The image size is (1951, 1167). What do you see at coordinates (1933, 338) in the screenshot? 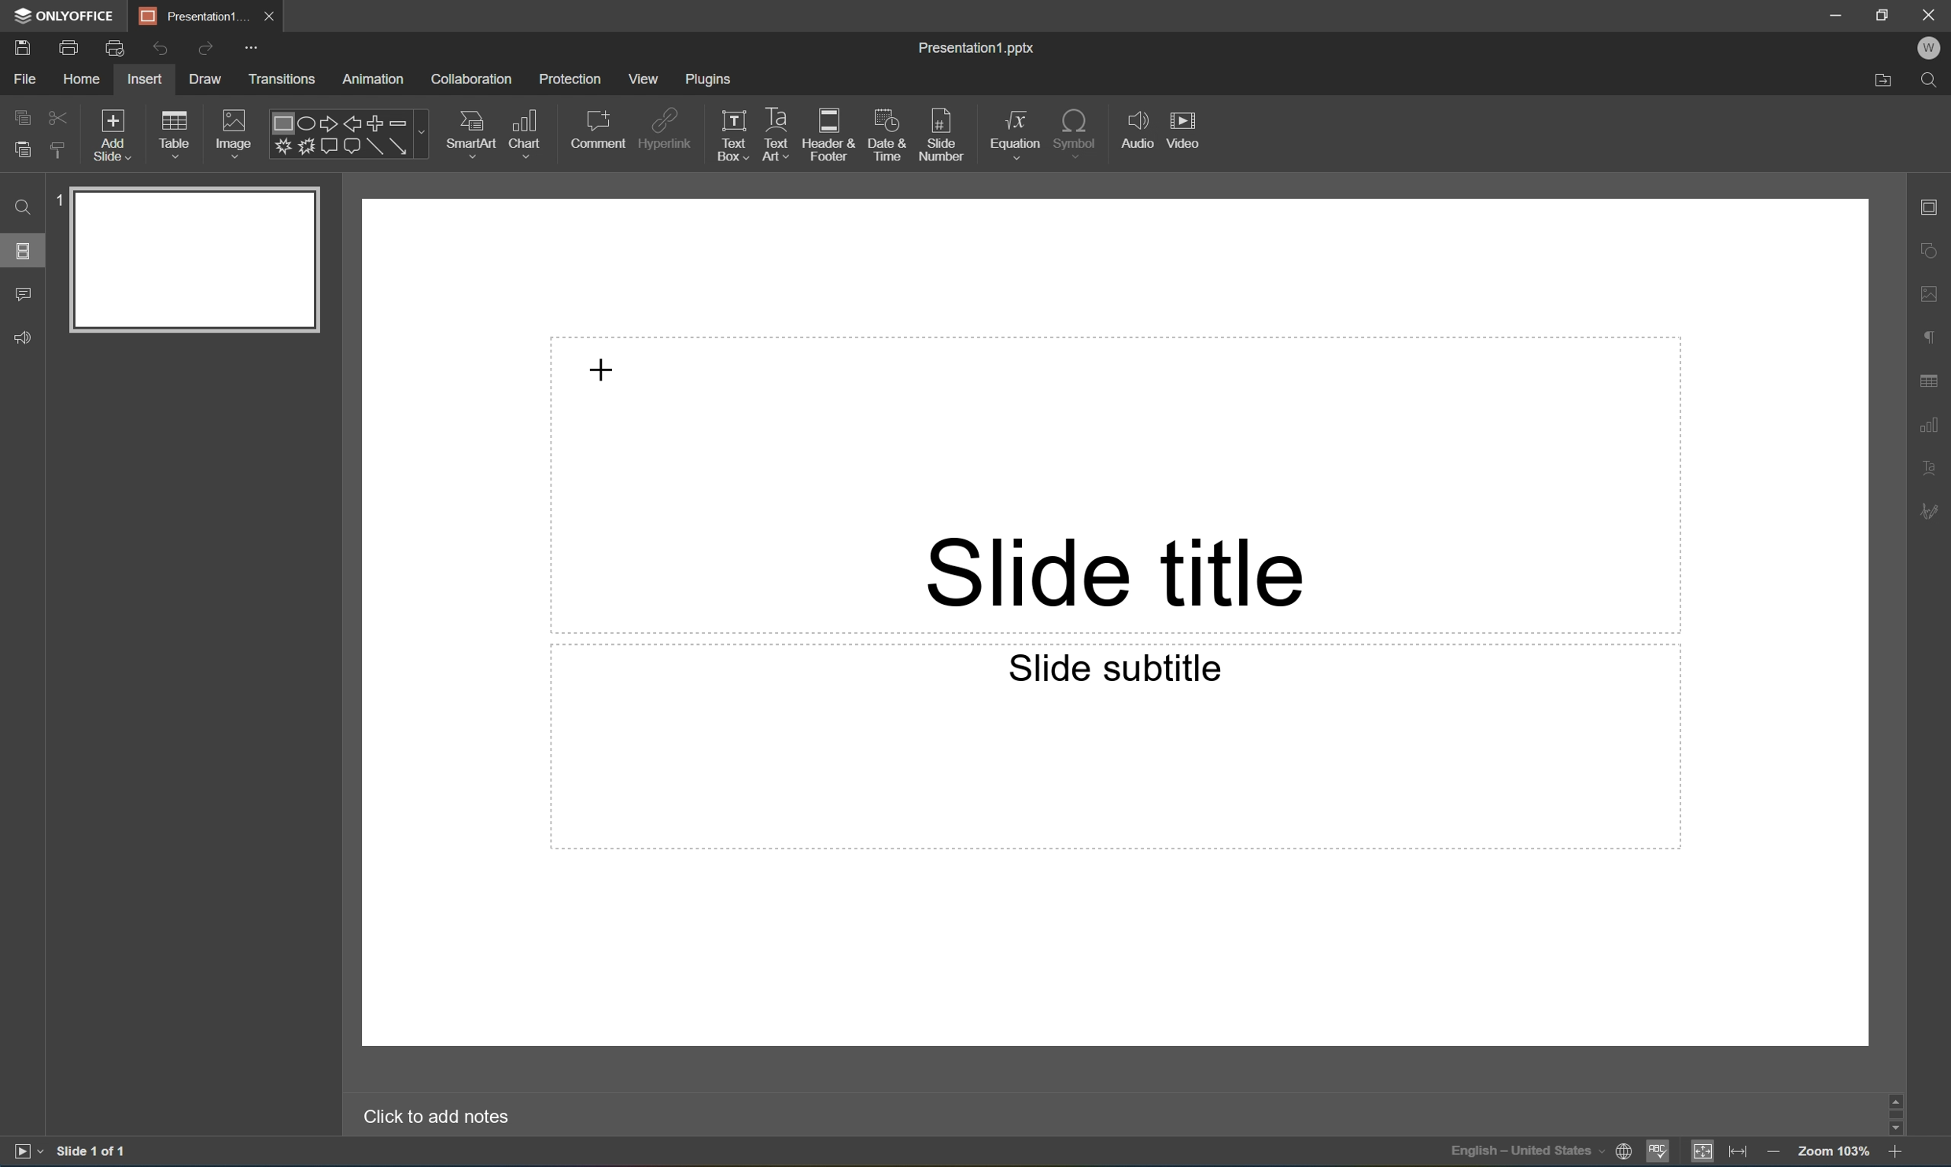
I see `Paragraph settings` at bounding box center [1933, 338].